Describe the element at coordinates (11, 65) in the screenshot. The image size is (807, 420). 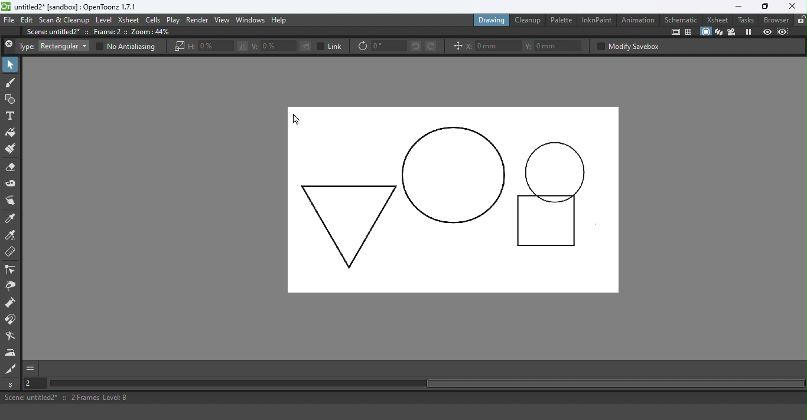
I see `Selection tool` at that location.